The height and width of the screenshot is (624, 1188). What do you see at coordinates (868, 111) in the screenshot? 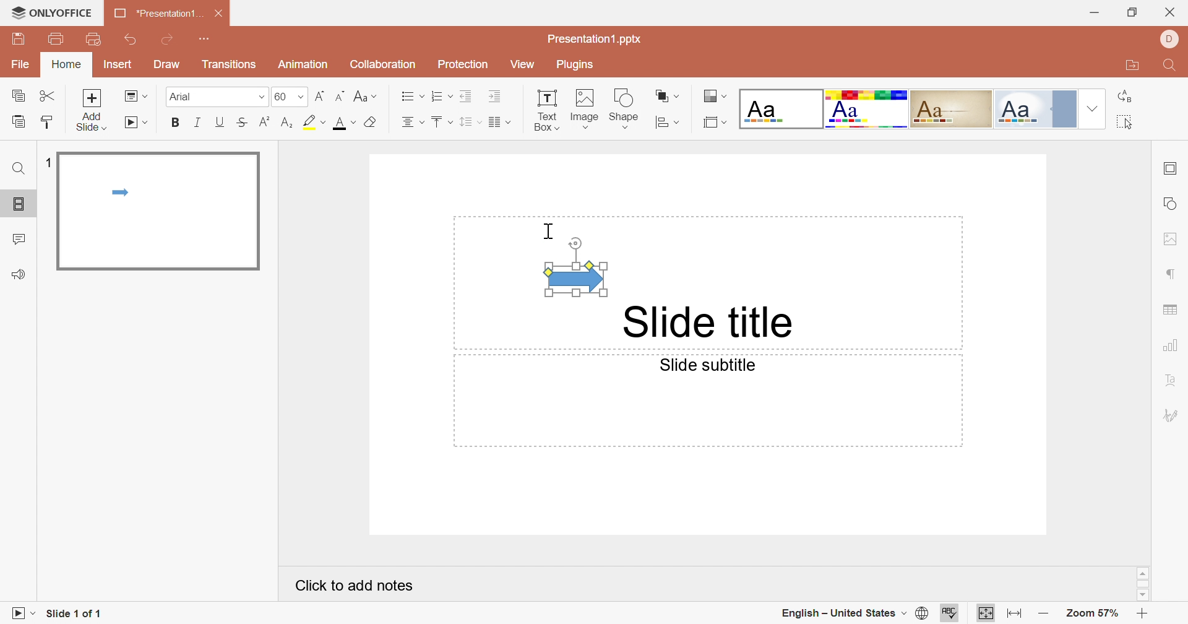
I see `Basic` at bounding box center [868, 111].